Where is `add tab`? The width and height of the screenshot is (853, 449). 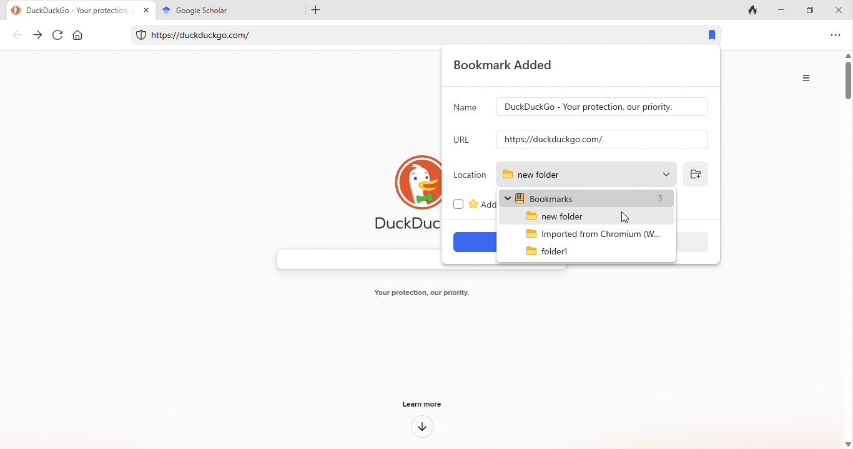
add tab is located at coordinates (313, 9).